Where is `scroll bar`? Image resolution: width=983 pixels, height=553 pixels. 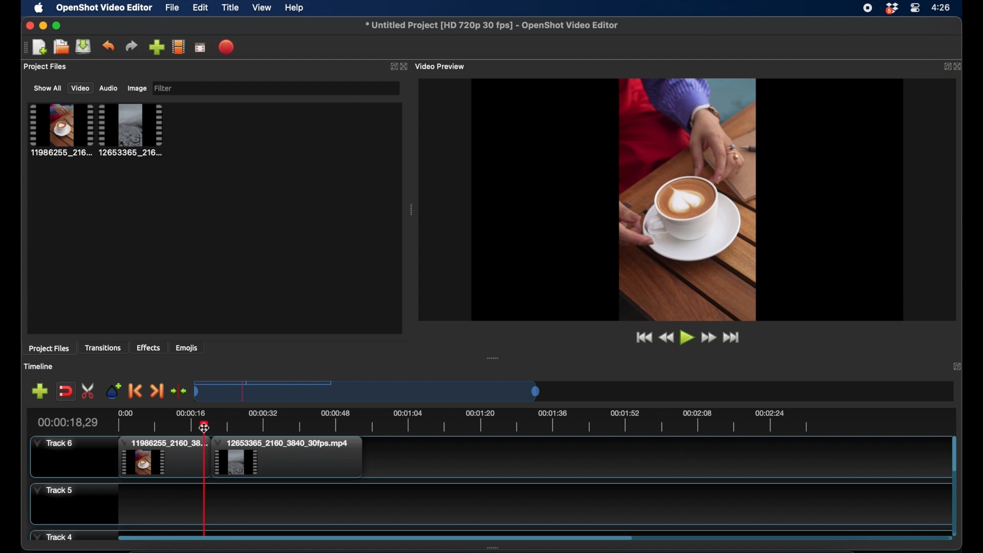
scroll bar is located at coordinates (954, 455).